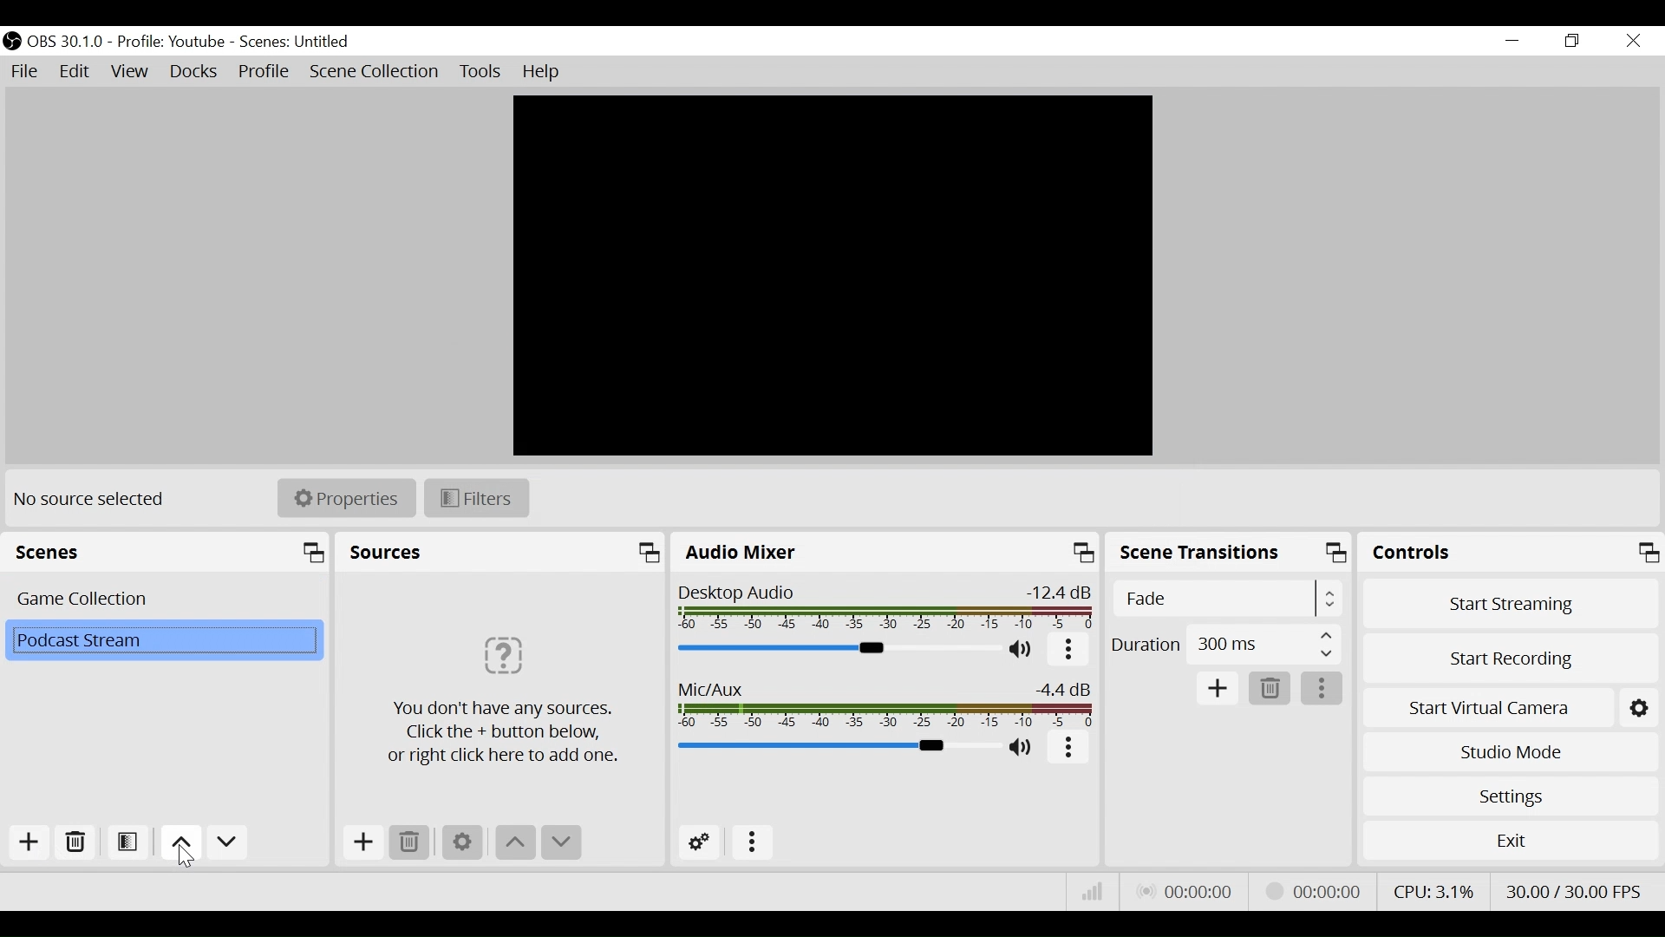 The height and width of the screenshot is (937, 1665). I want to click on No source selected, so click(95, 499).